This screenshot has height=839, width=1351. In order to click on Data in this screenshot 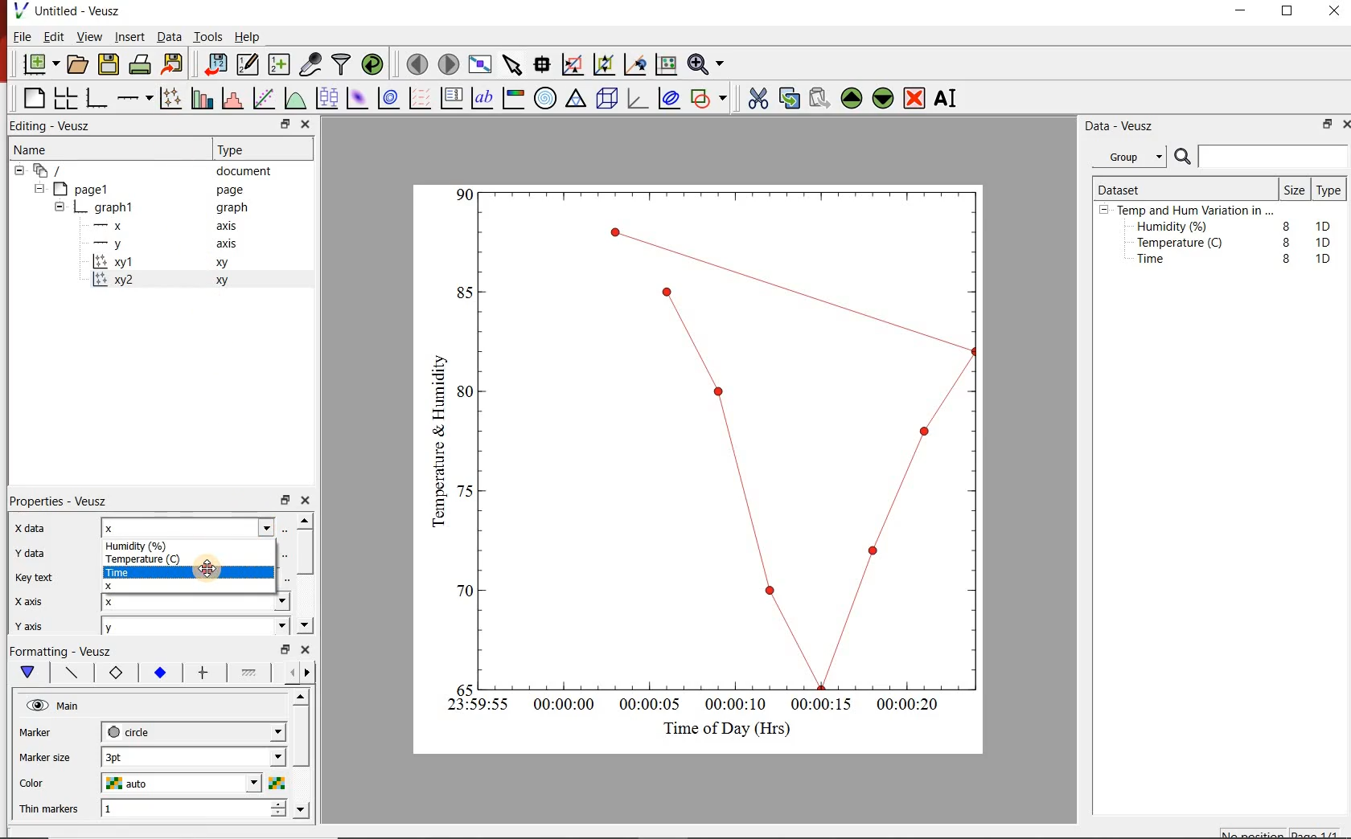, I will do `click(166, 37)`.